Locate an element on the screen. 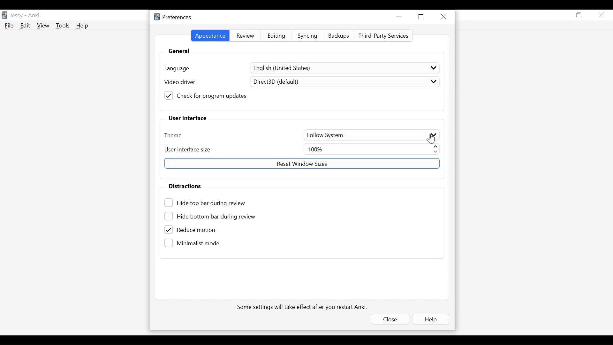 Image resolution: width=613 pixels, height=345 pixels. (un)select Hide top bar during review is located at coordinates (209, 203).